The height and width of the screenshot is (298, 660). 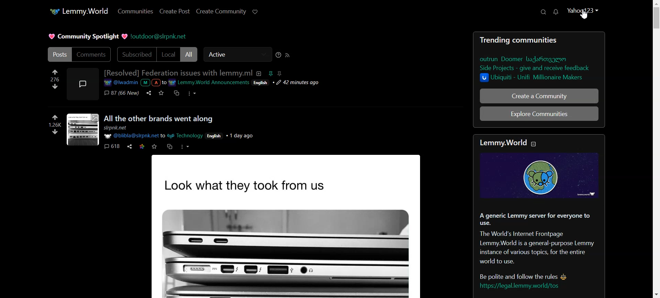 I want to click on share, so click(x=130, y=146).